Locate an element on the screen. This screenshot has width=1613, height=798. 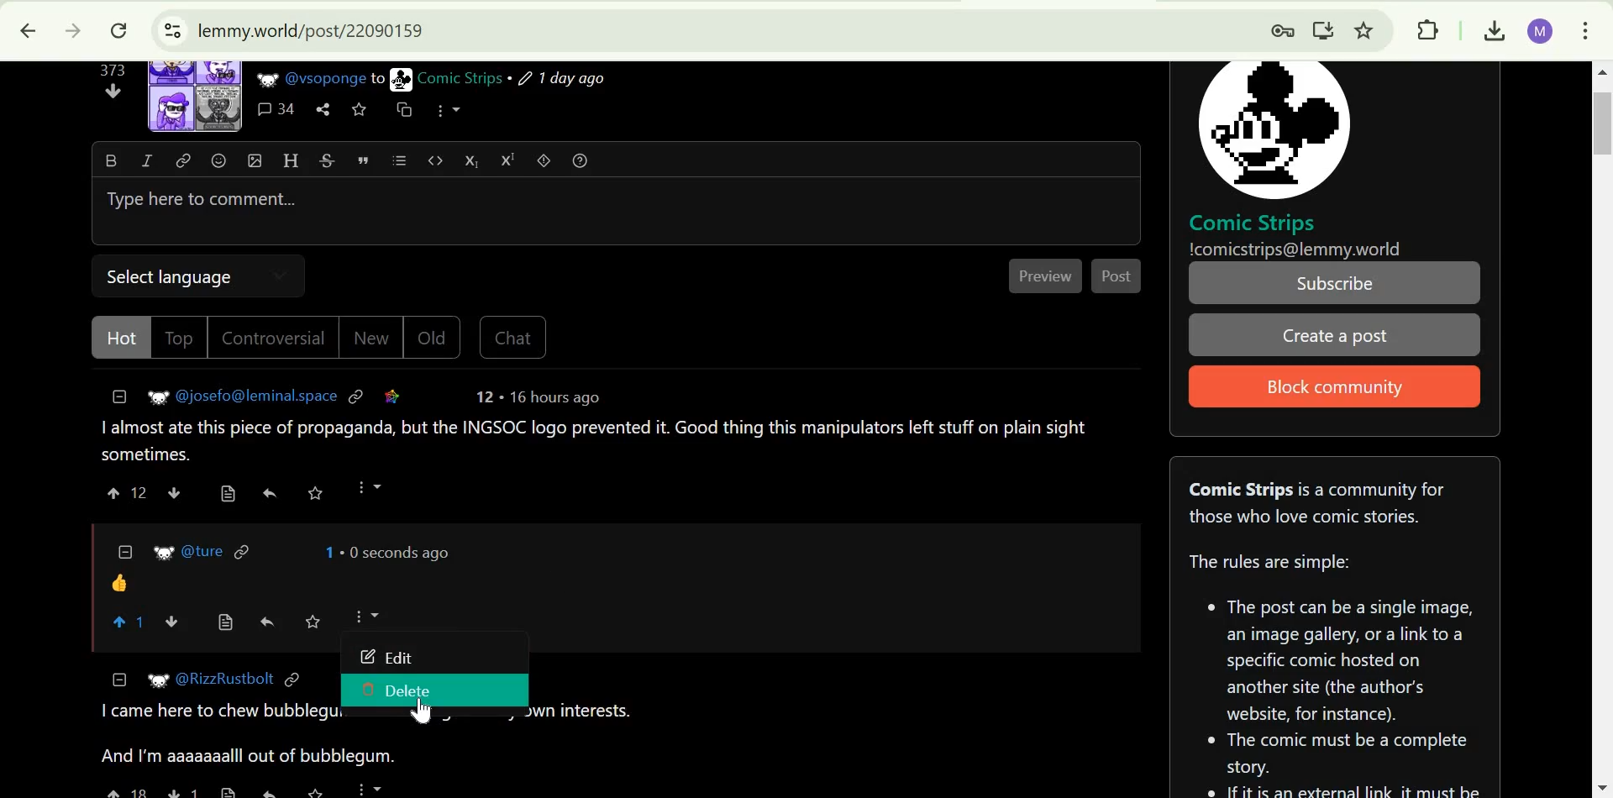
view source is located at coordinates (229, 493).